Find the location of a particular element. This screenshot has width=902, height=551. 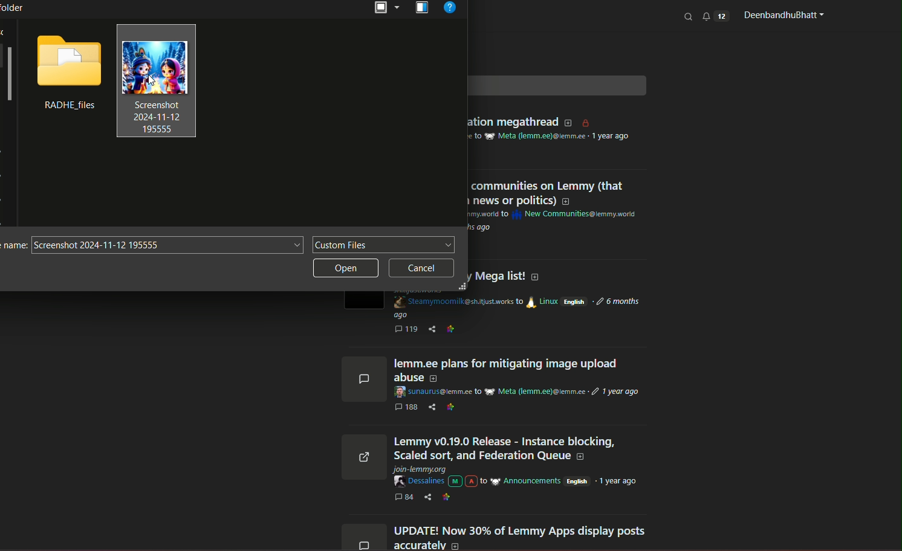

open is located at coordinates (386, 8).